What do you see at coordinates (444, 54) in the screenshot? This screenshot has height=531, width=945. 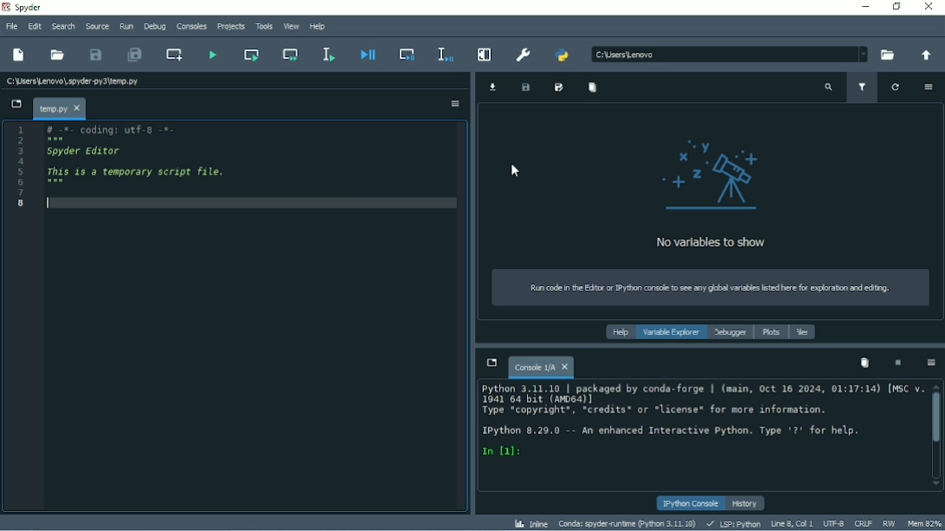 I see `Debug selection or current line` at bounding box center [444, 54].